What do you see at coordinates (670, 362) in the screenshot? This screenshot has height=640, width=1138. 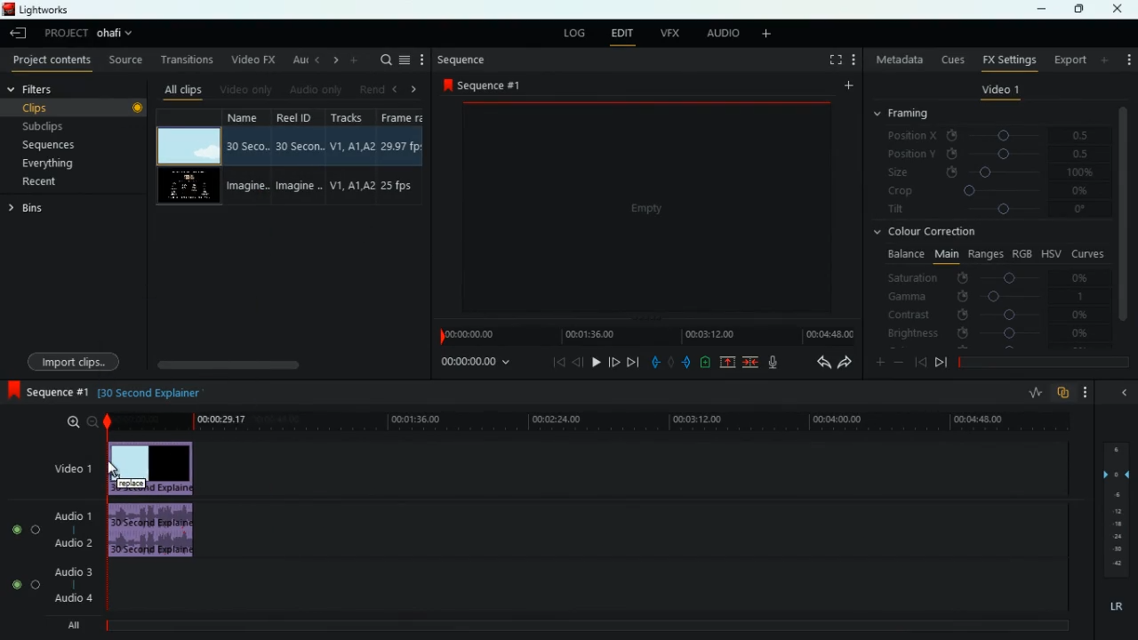 I see `hold` at bounding box center [670, 362].